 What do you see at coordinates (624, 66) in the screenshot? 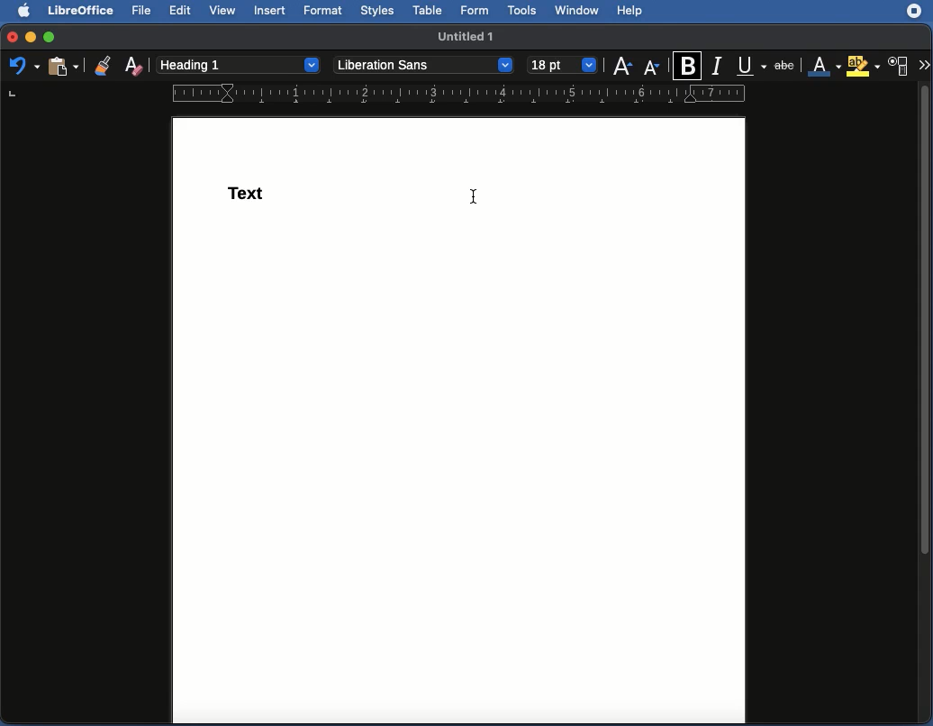
I see `Size increase` at bounding box center [624, 66].